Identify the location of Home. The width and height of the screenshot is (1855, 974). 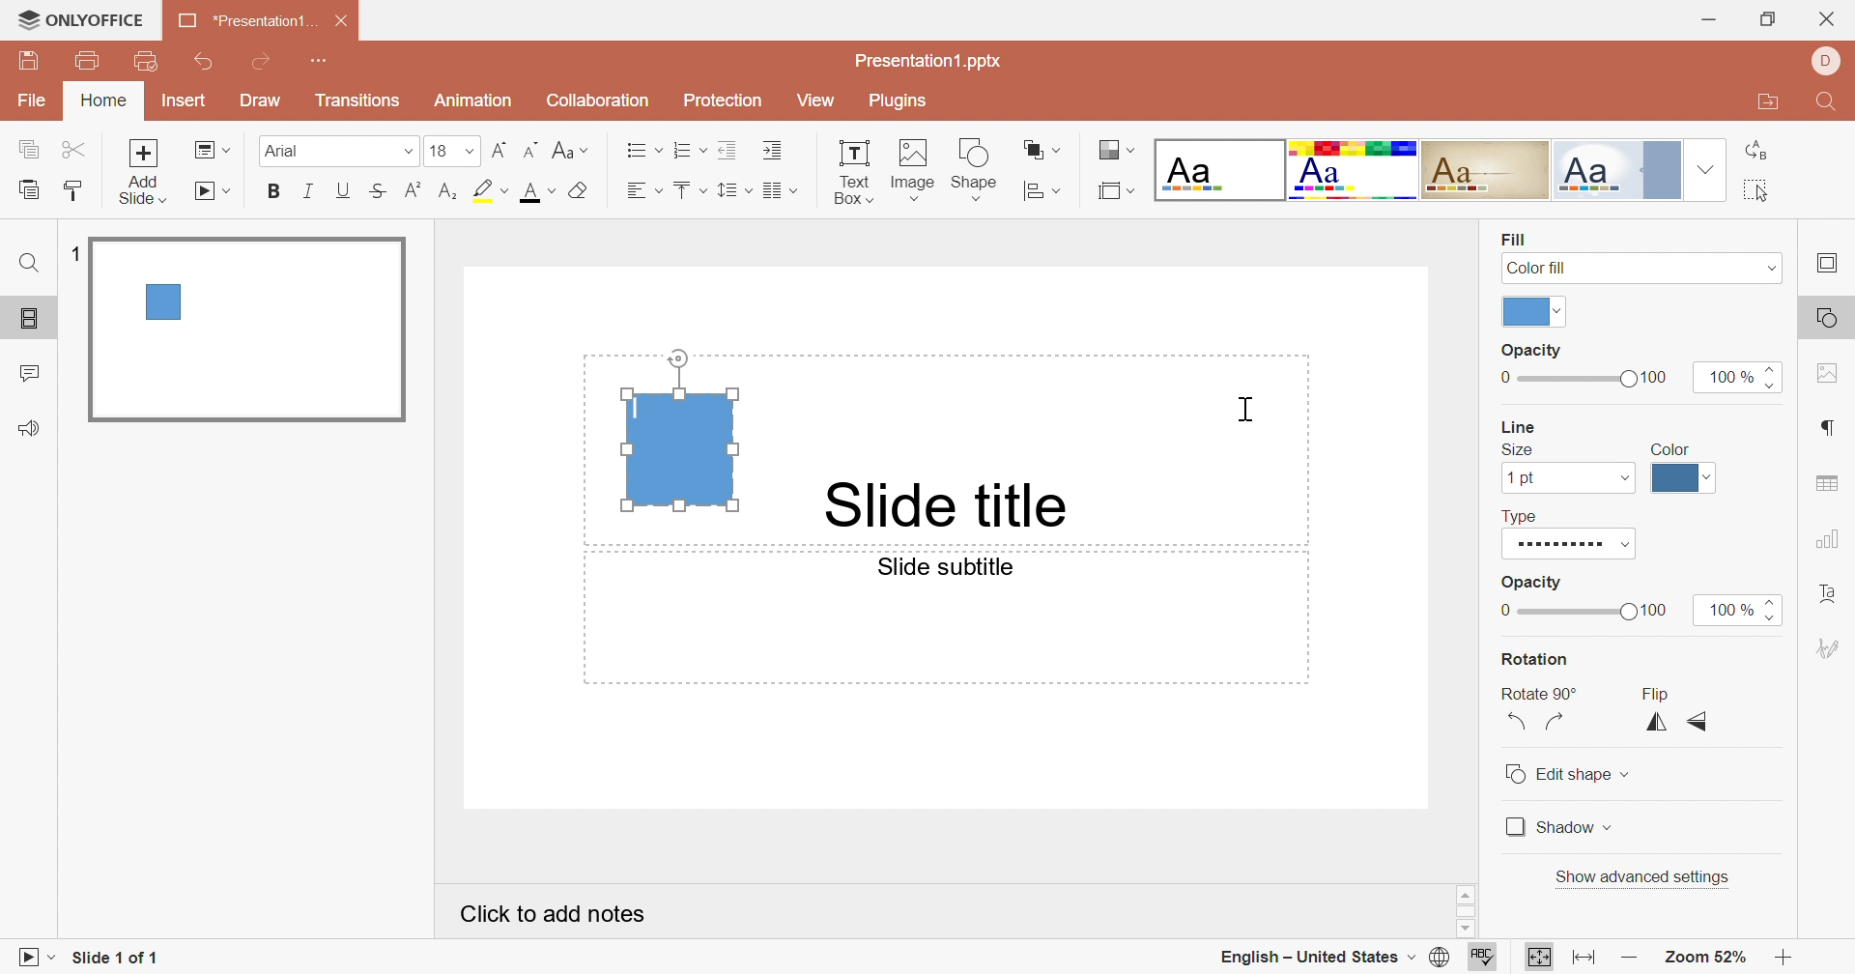
(103, 102).